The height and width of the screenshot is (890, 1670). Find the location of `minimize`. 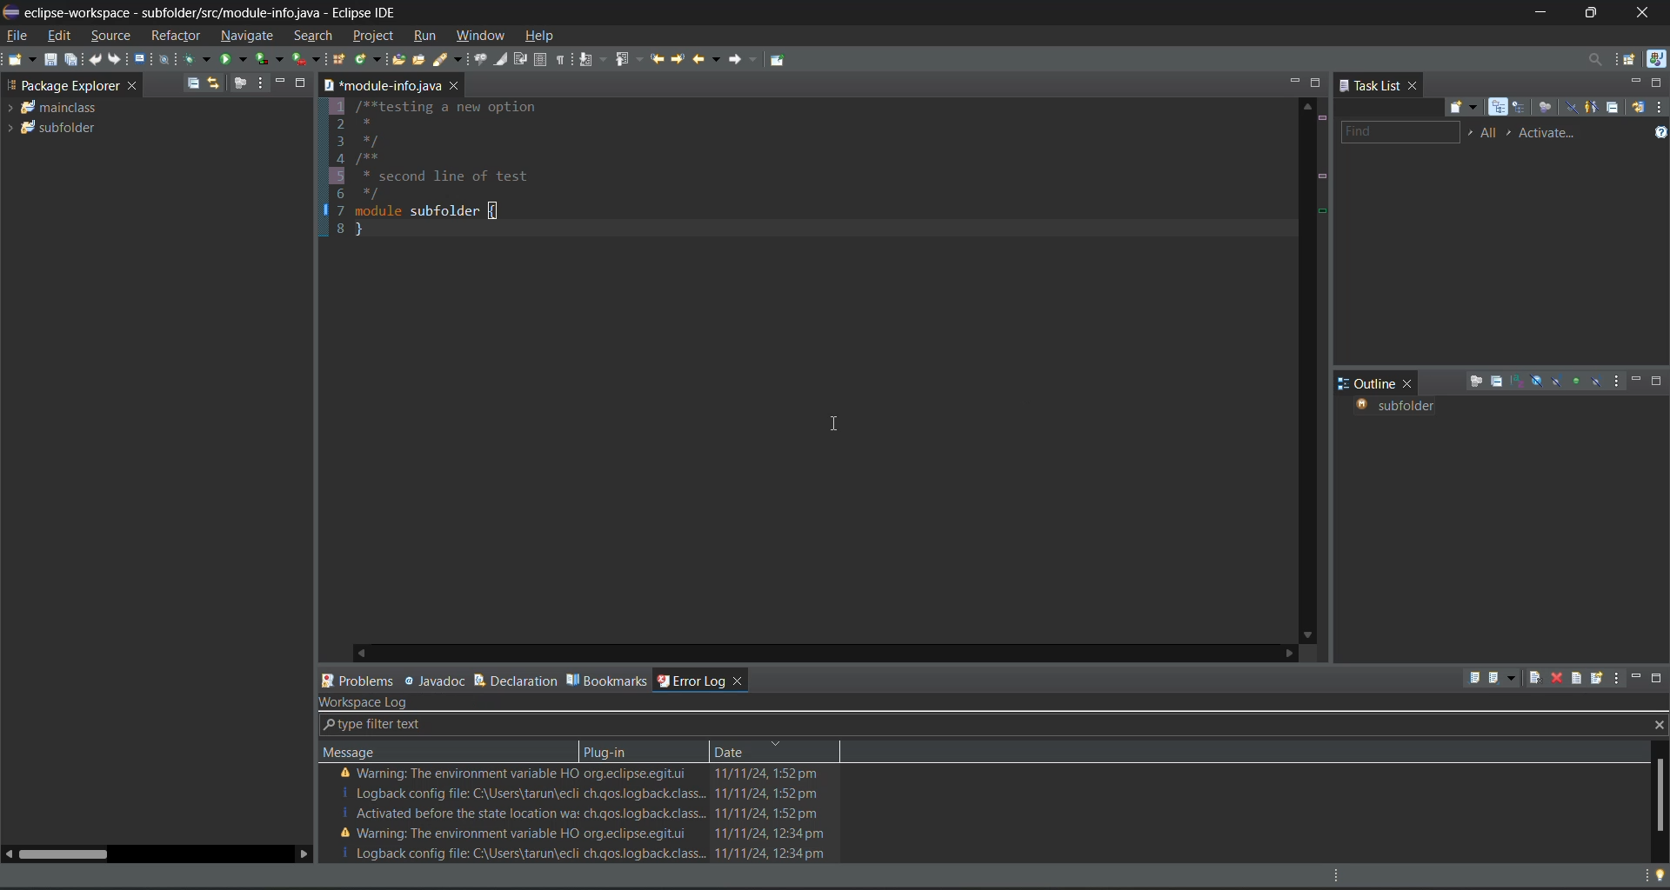

minimize is located at coordinates (1539, 13).